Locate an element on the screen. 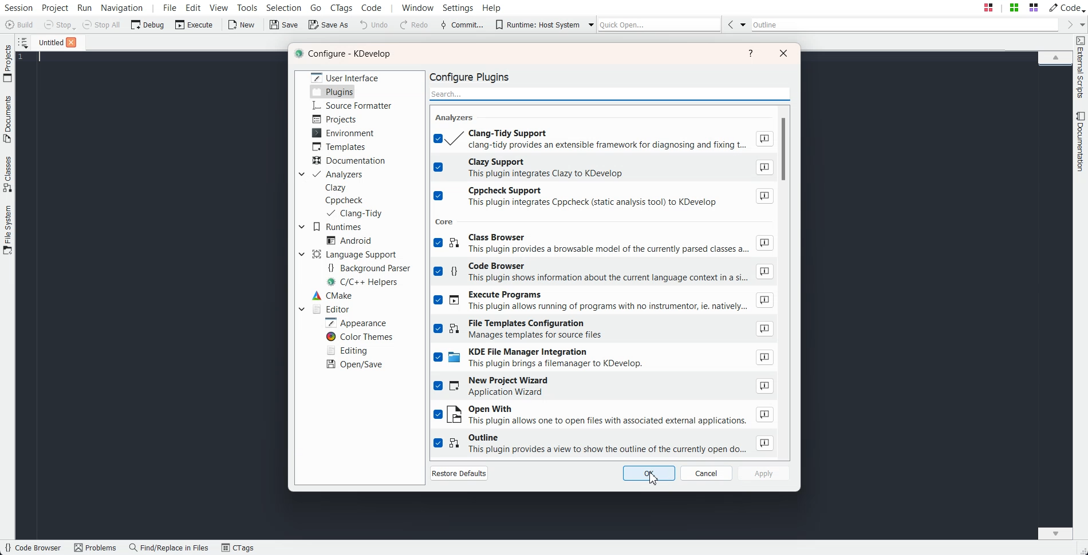 The image size is (1088, 555). Enable Open With is located at coordinates (604, 415).